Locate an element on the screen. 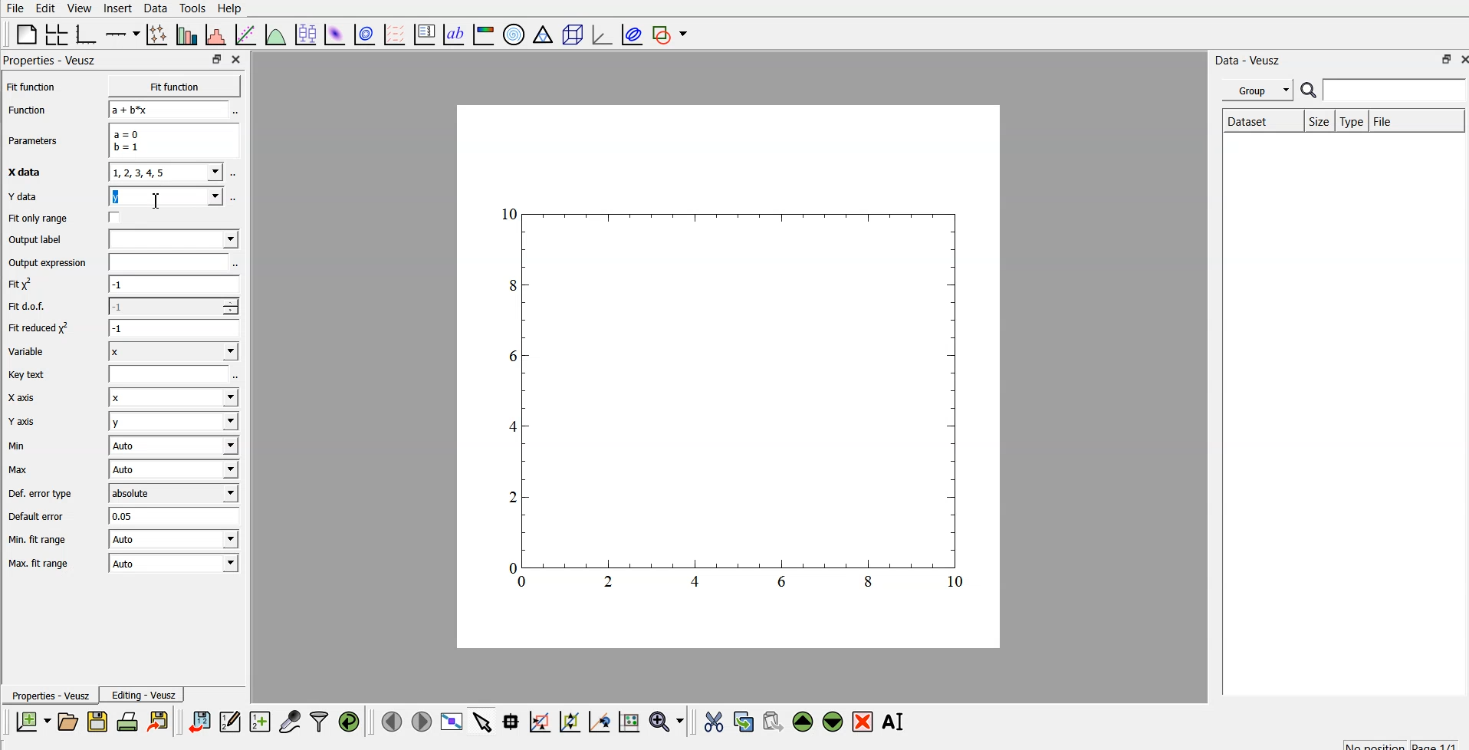  select items from graph is located at coordinates (485, 724).